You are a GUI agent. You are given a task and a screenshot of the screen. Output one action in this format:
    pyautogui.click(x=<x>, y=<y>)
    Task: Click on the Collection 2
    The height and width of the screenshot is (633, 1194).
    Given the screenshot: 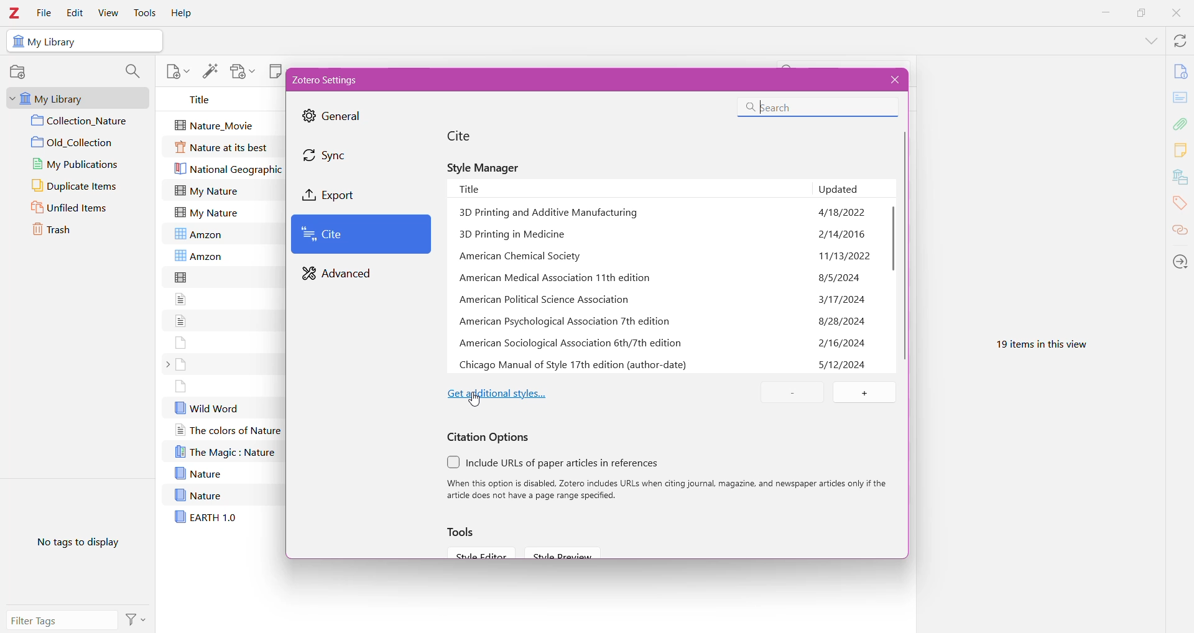 What is the action you would take?
    pyautogui.click(x=83, y=142)
    